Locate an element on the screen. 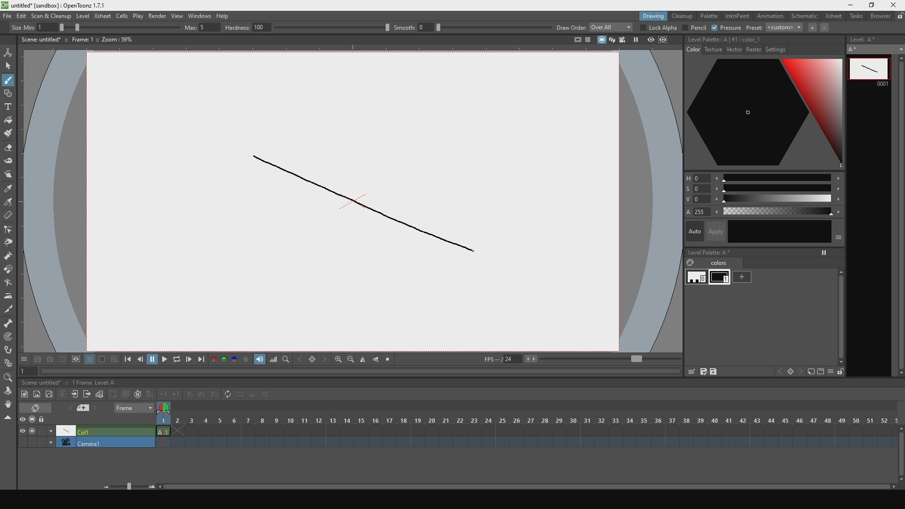 The image size is (905, 509). inflate is located at coordinates (9, 255).